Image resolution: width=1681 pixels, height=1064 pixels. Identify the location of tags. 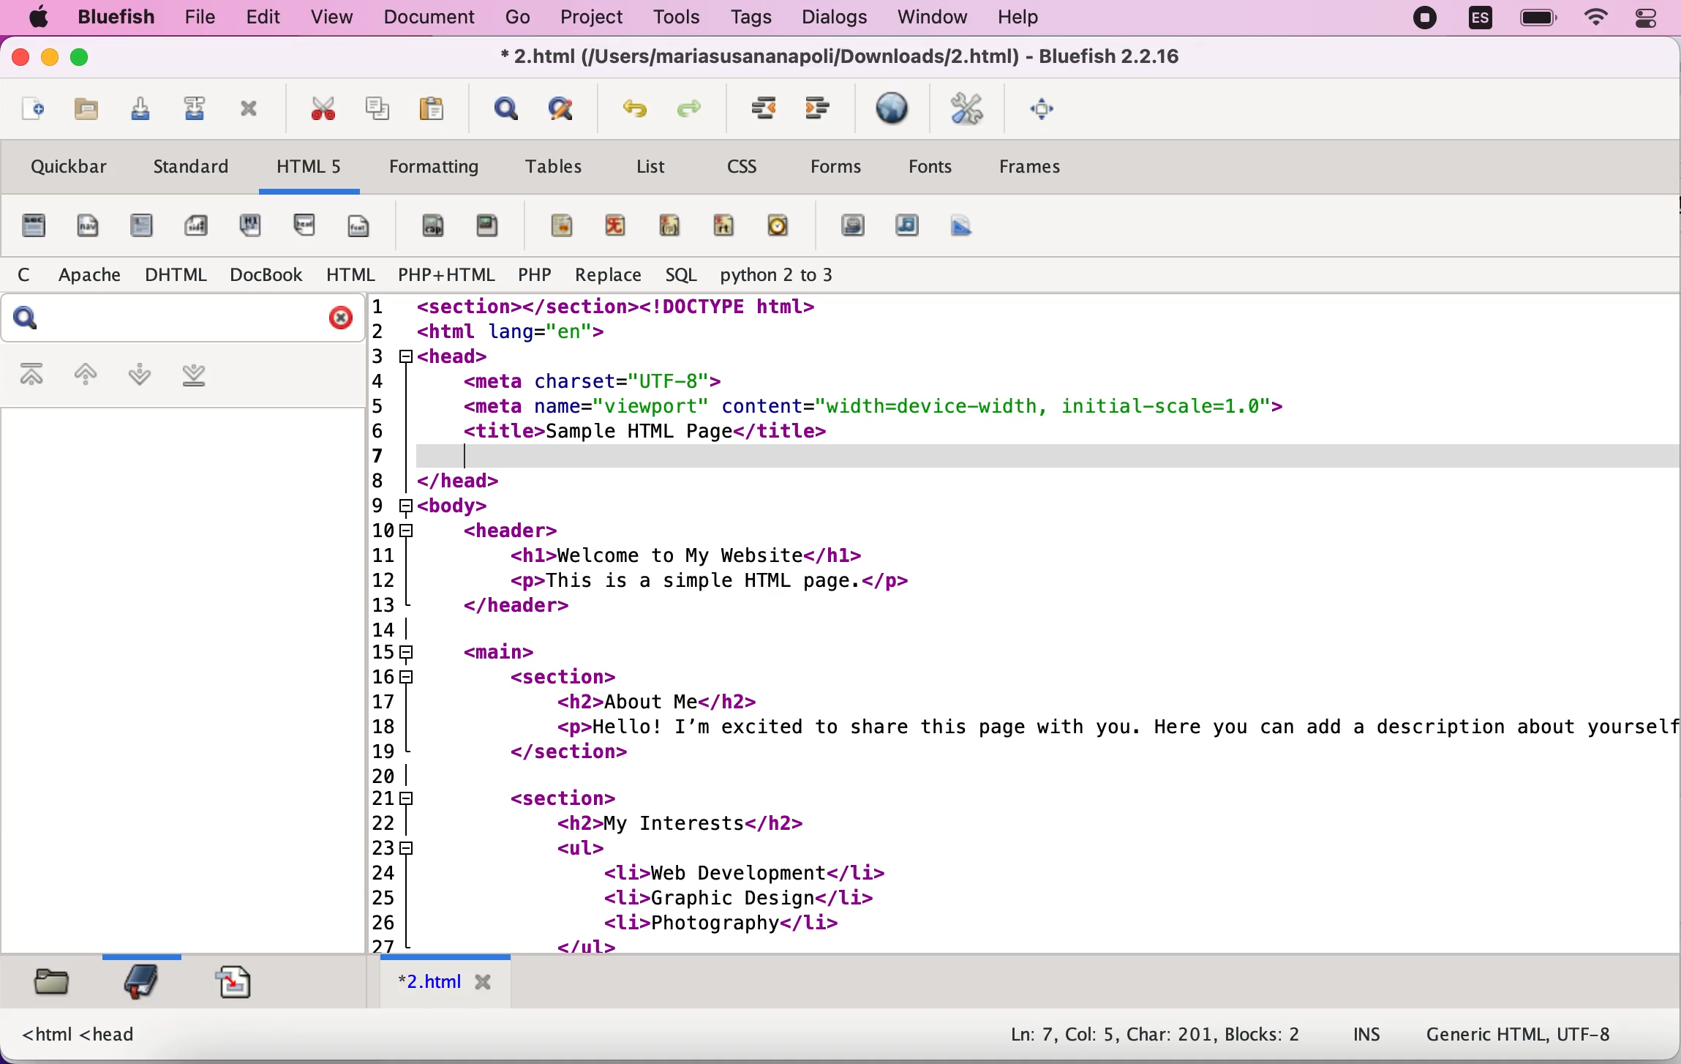
(761, 19).